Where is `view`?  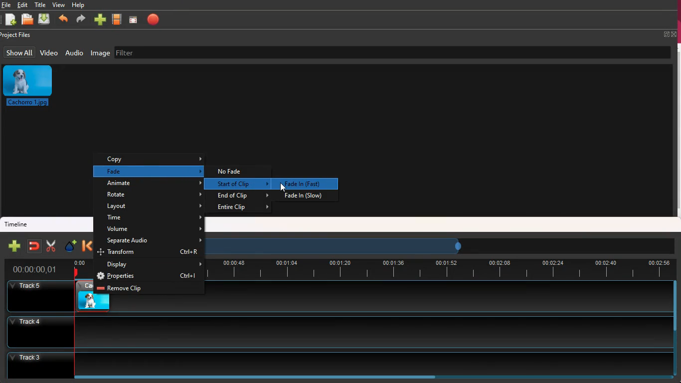
view is located at coordinates (60, 5).